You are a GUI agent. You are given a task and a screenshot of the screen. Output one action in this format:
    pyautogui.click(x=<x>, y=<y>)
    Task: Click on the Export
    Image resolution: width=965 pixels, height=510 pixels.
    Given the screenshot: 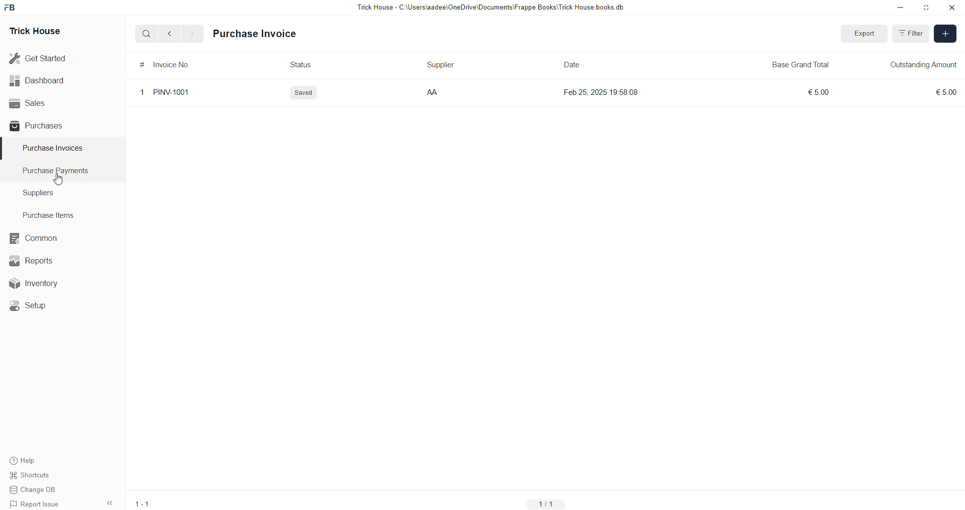 What is the action you would take?
    pyautogui.click(x=860, y=33)
    